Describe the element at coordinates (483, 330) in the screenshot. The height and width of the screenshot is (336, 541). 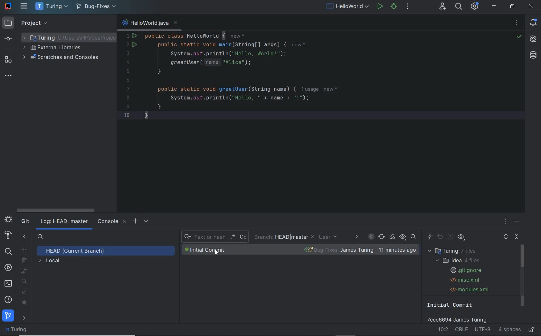
I see `file encoding` at that location.